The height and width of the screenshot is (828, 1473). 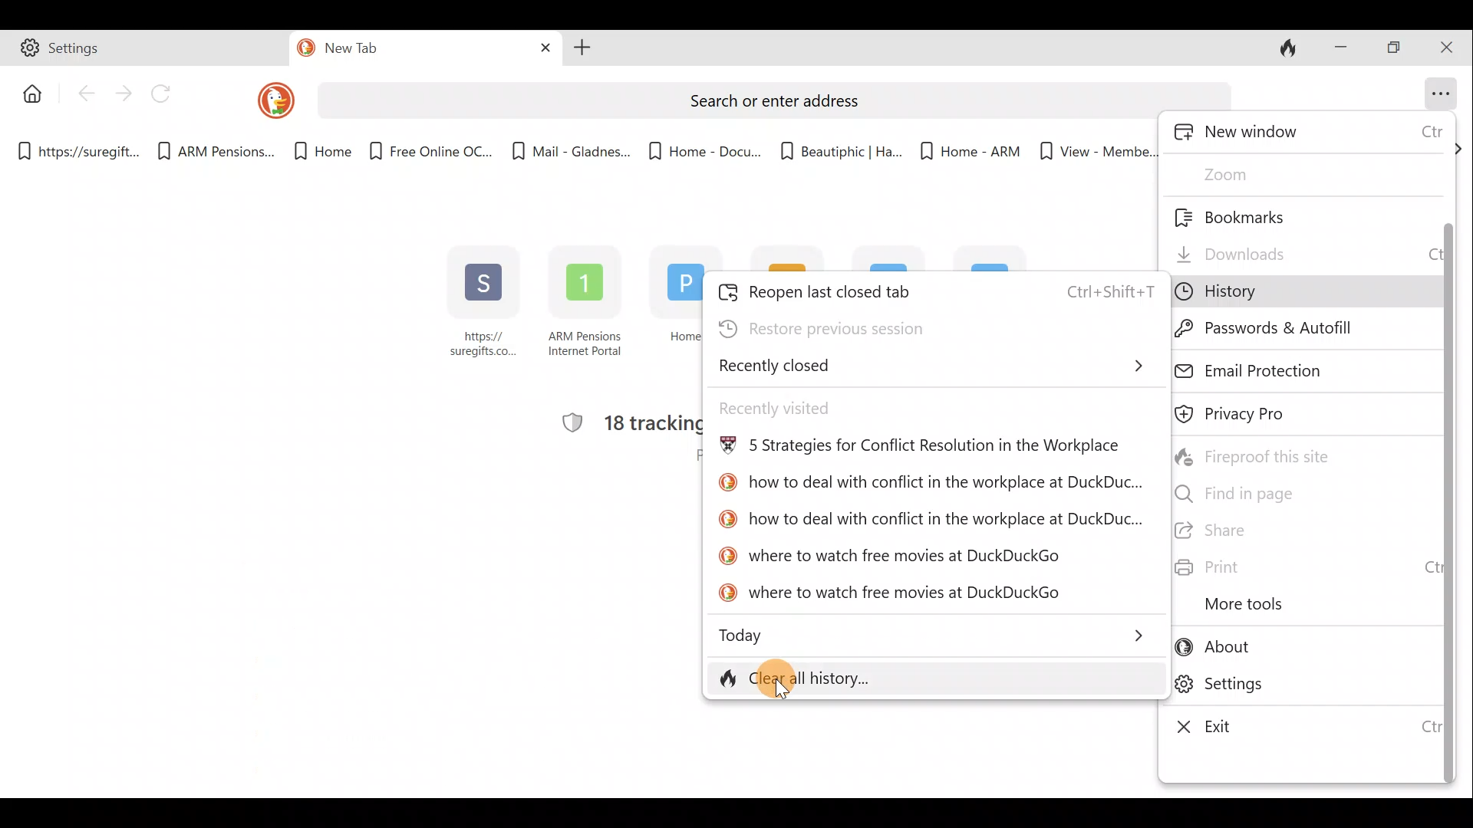 What do you see at coordinates (430, 146) in the screenshot?
I see `Free Online OC...` at bounding box center [430, 146].